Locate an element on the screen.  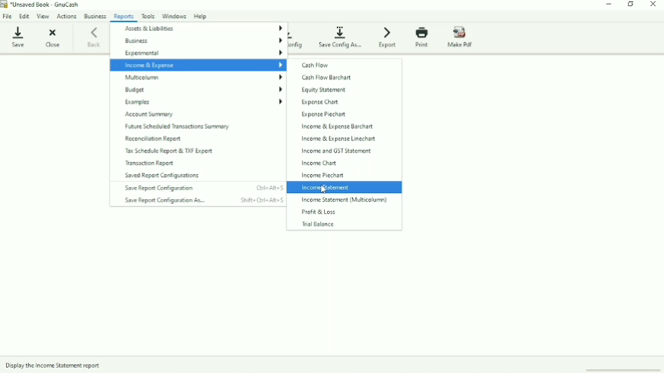
Income & Expense Barchart is located at coordinates (336, 126).